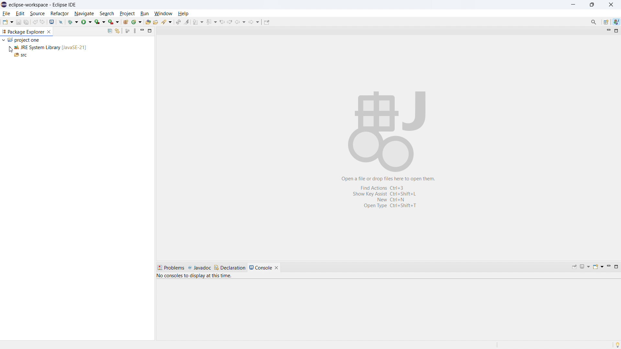  Describe the element at coordinates (230, 268) in the screenshot. I see `declaration` at that location.